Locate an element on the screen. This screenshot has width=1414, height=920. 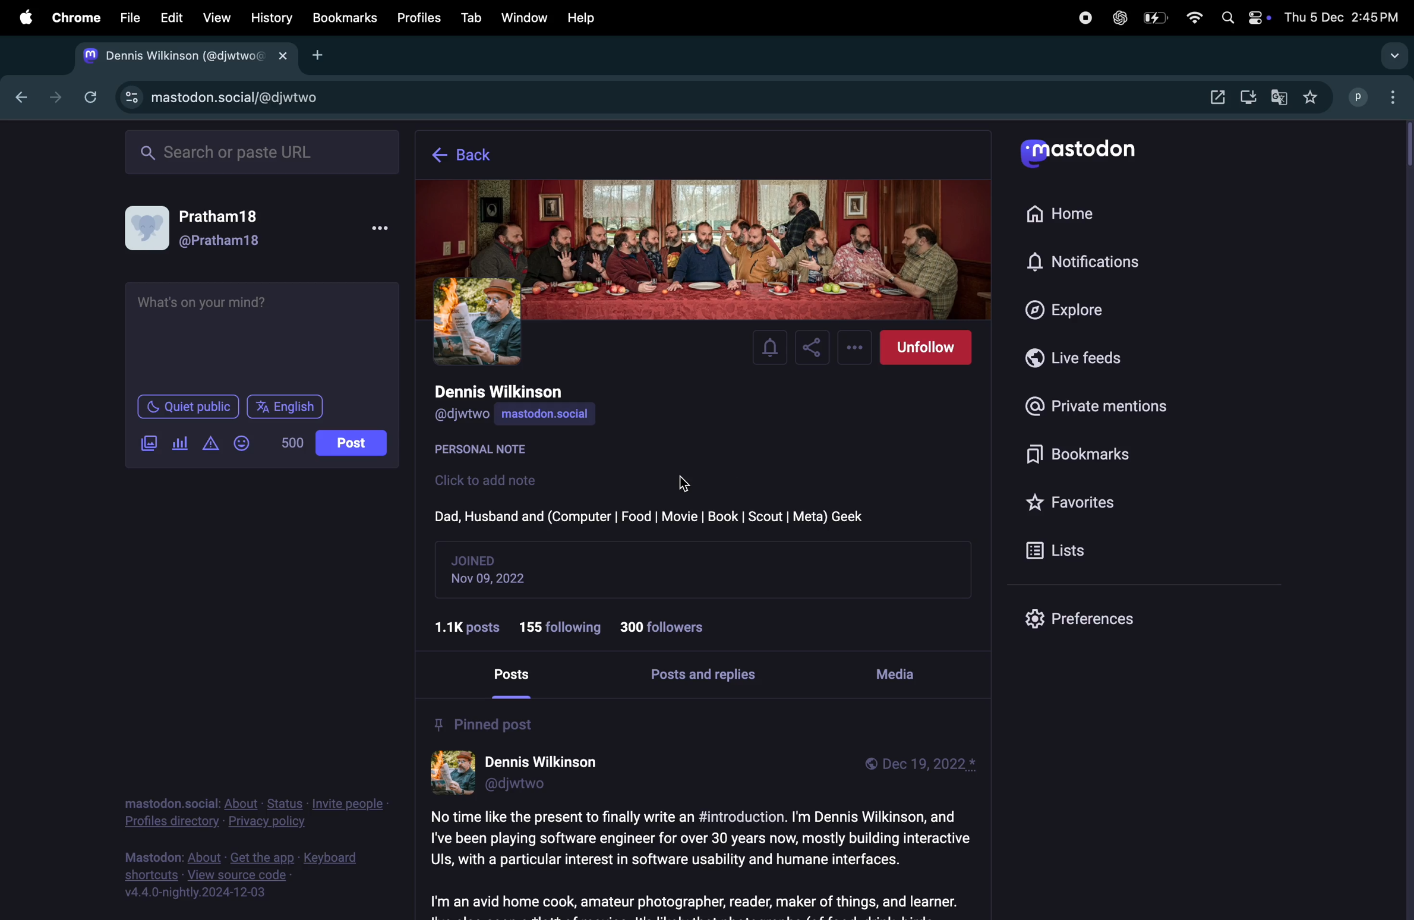
joined is located at coordinates (478, 559).